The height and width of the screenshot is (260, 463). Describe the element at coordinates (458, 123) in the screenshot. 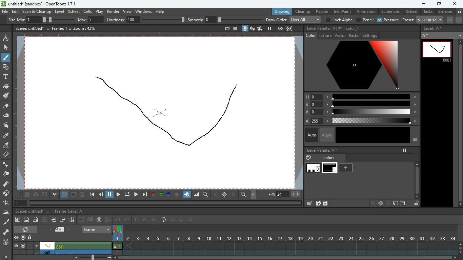

I see `scroll` at that location.